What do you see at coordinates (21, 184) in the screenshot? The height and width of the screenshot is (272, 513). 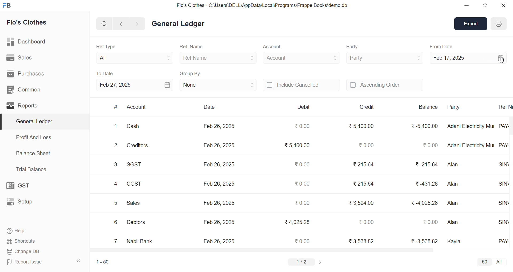 I see `GST` at bounding box center [21, 184].